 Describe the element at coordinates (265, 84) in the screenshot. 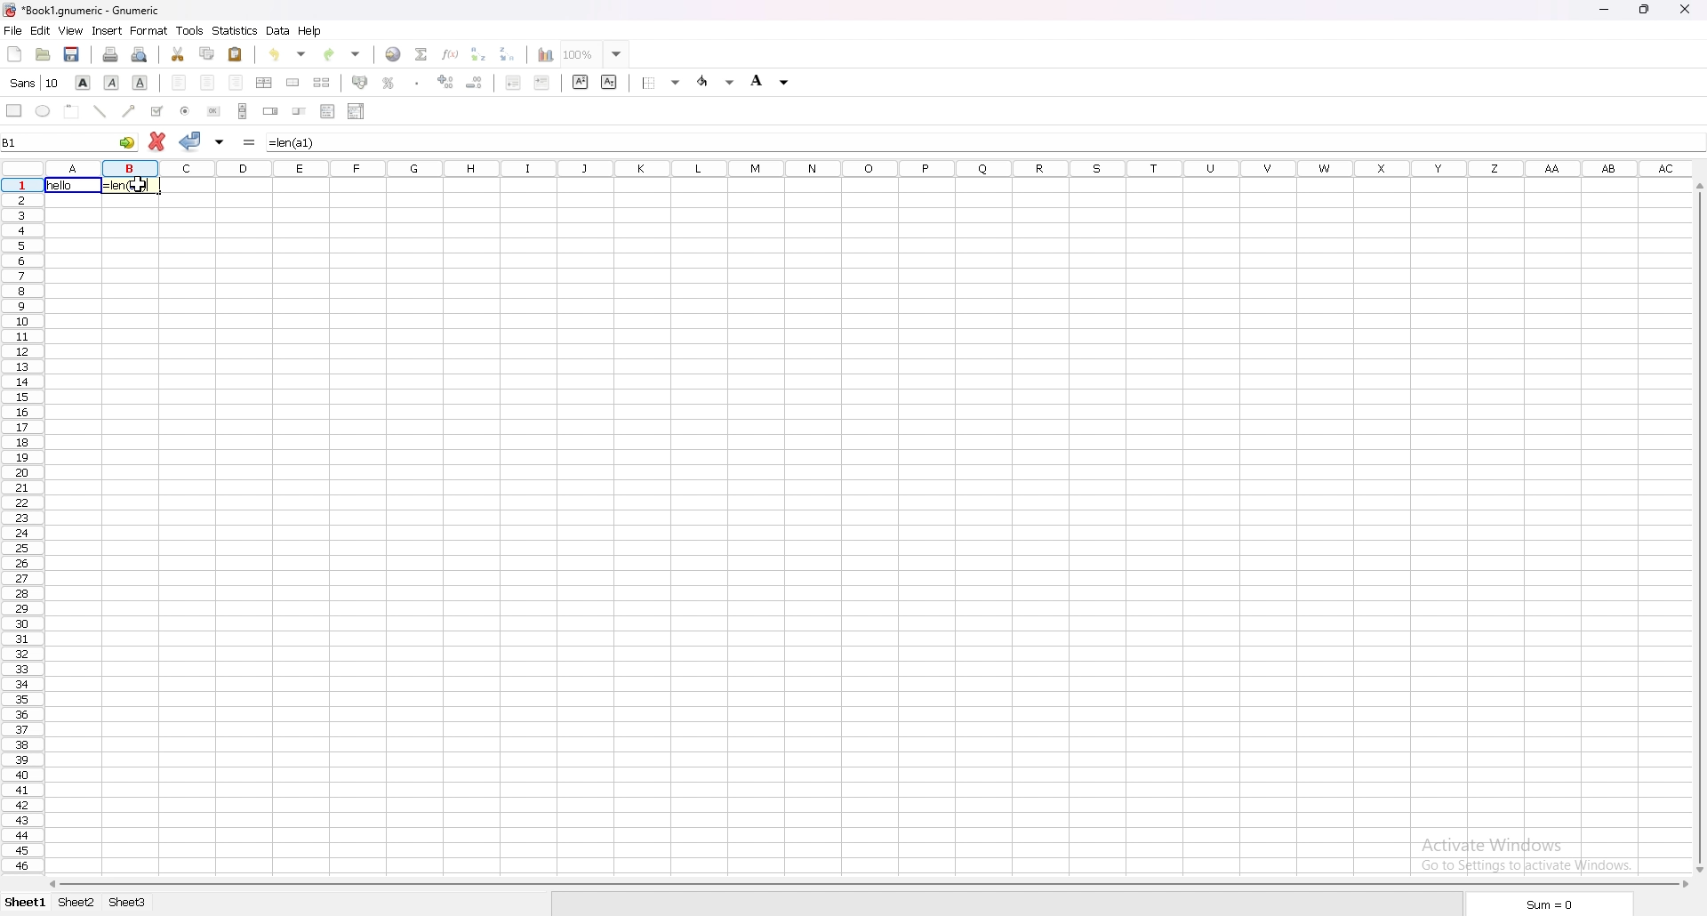

I see `center horizontal` at that location.